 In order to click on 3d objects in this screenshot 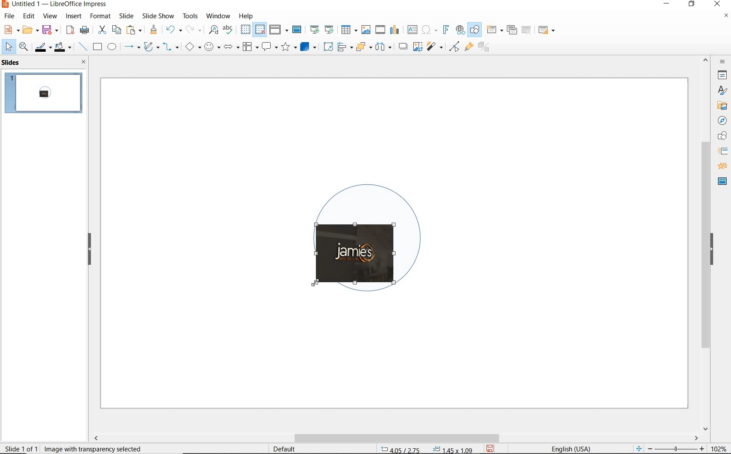, I will do `click(308, 47)`.